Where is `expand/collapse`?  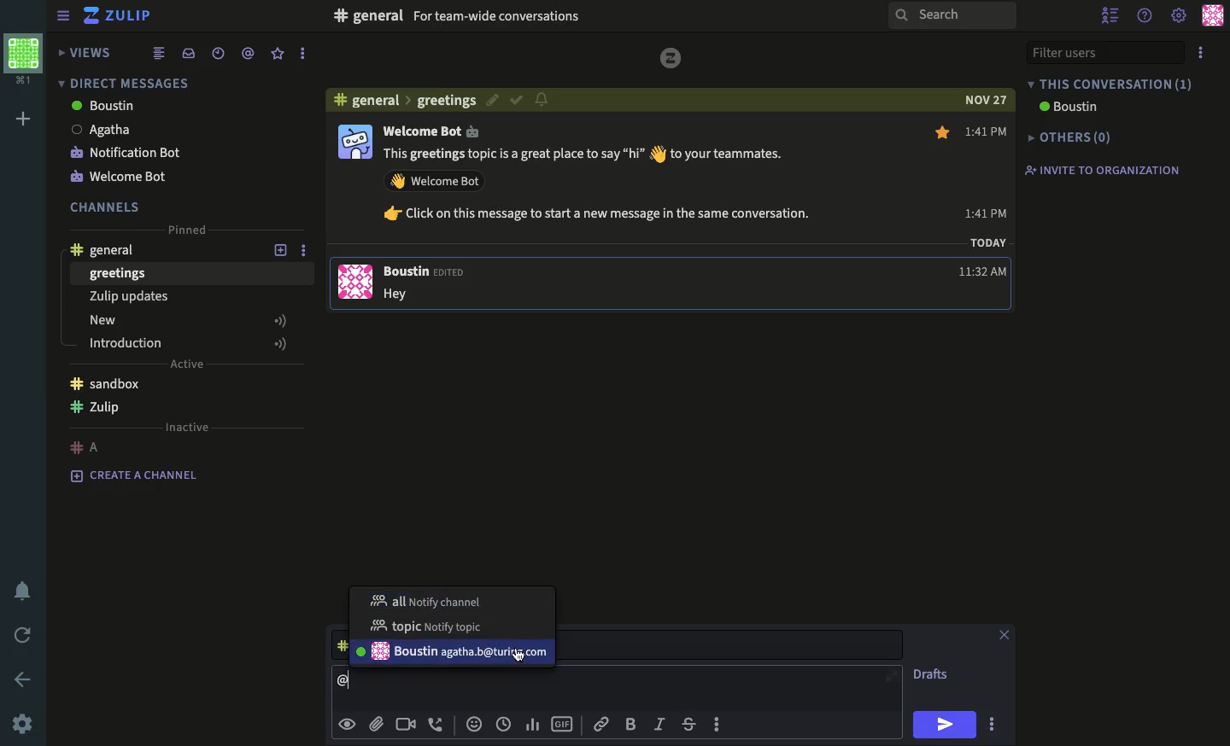
expand/collapse is located at coordinates (63, 17).